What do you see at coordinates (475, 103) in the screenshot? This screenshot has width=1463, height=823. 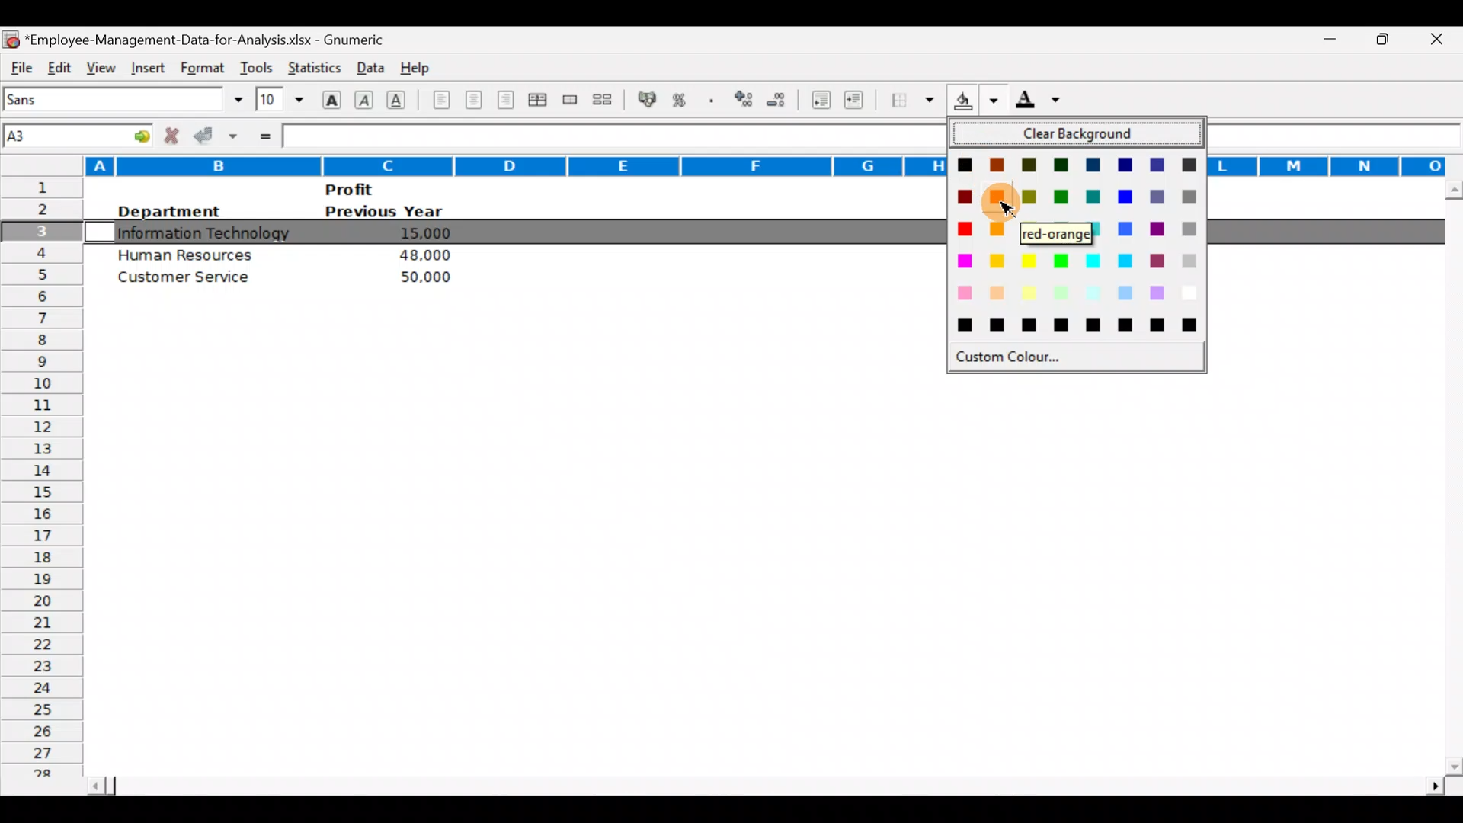 I see `Centre horizontally` at bounding box center [475, 103].